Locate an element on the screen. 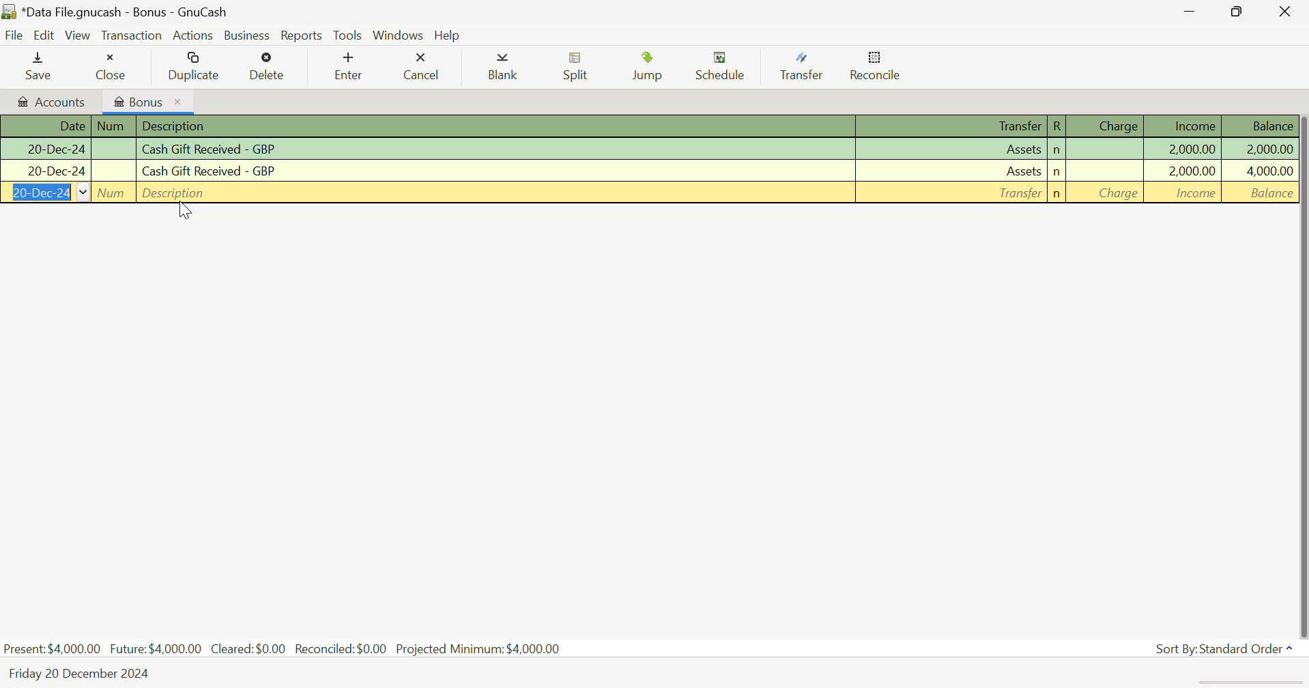 The height and width of the screenshot is (688, 1309). Date is located at coordinates (46, 171).